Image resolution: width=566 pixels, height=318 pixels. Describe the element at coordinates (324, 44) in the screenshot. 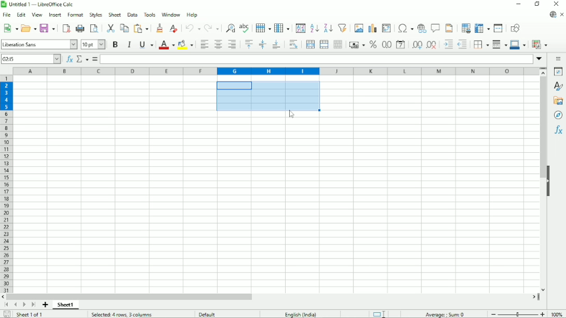

I see `Merge cells` at that location.